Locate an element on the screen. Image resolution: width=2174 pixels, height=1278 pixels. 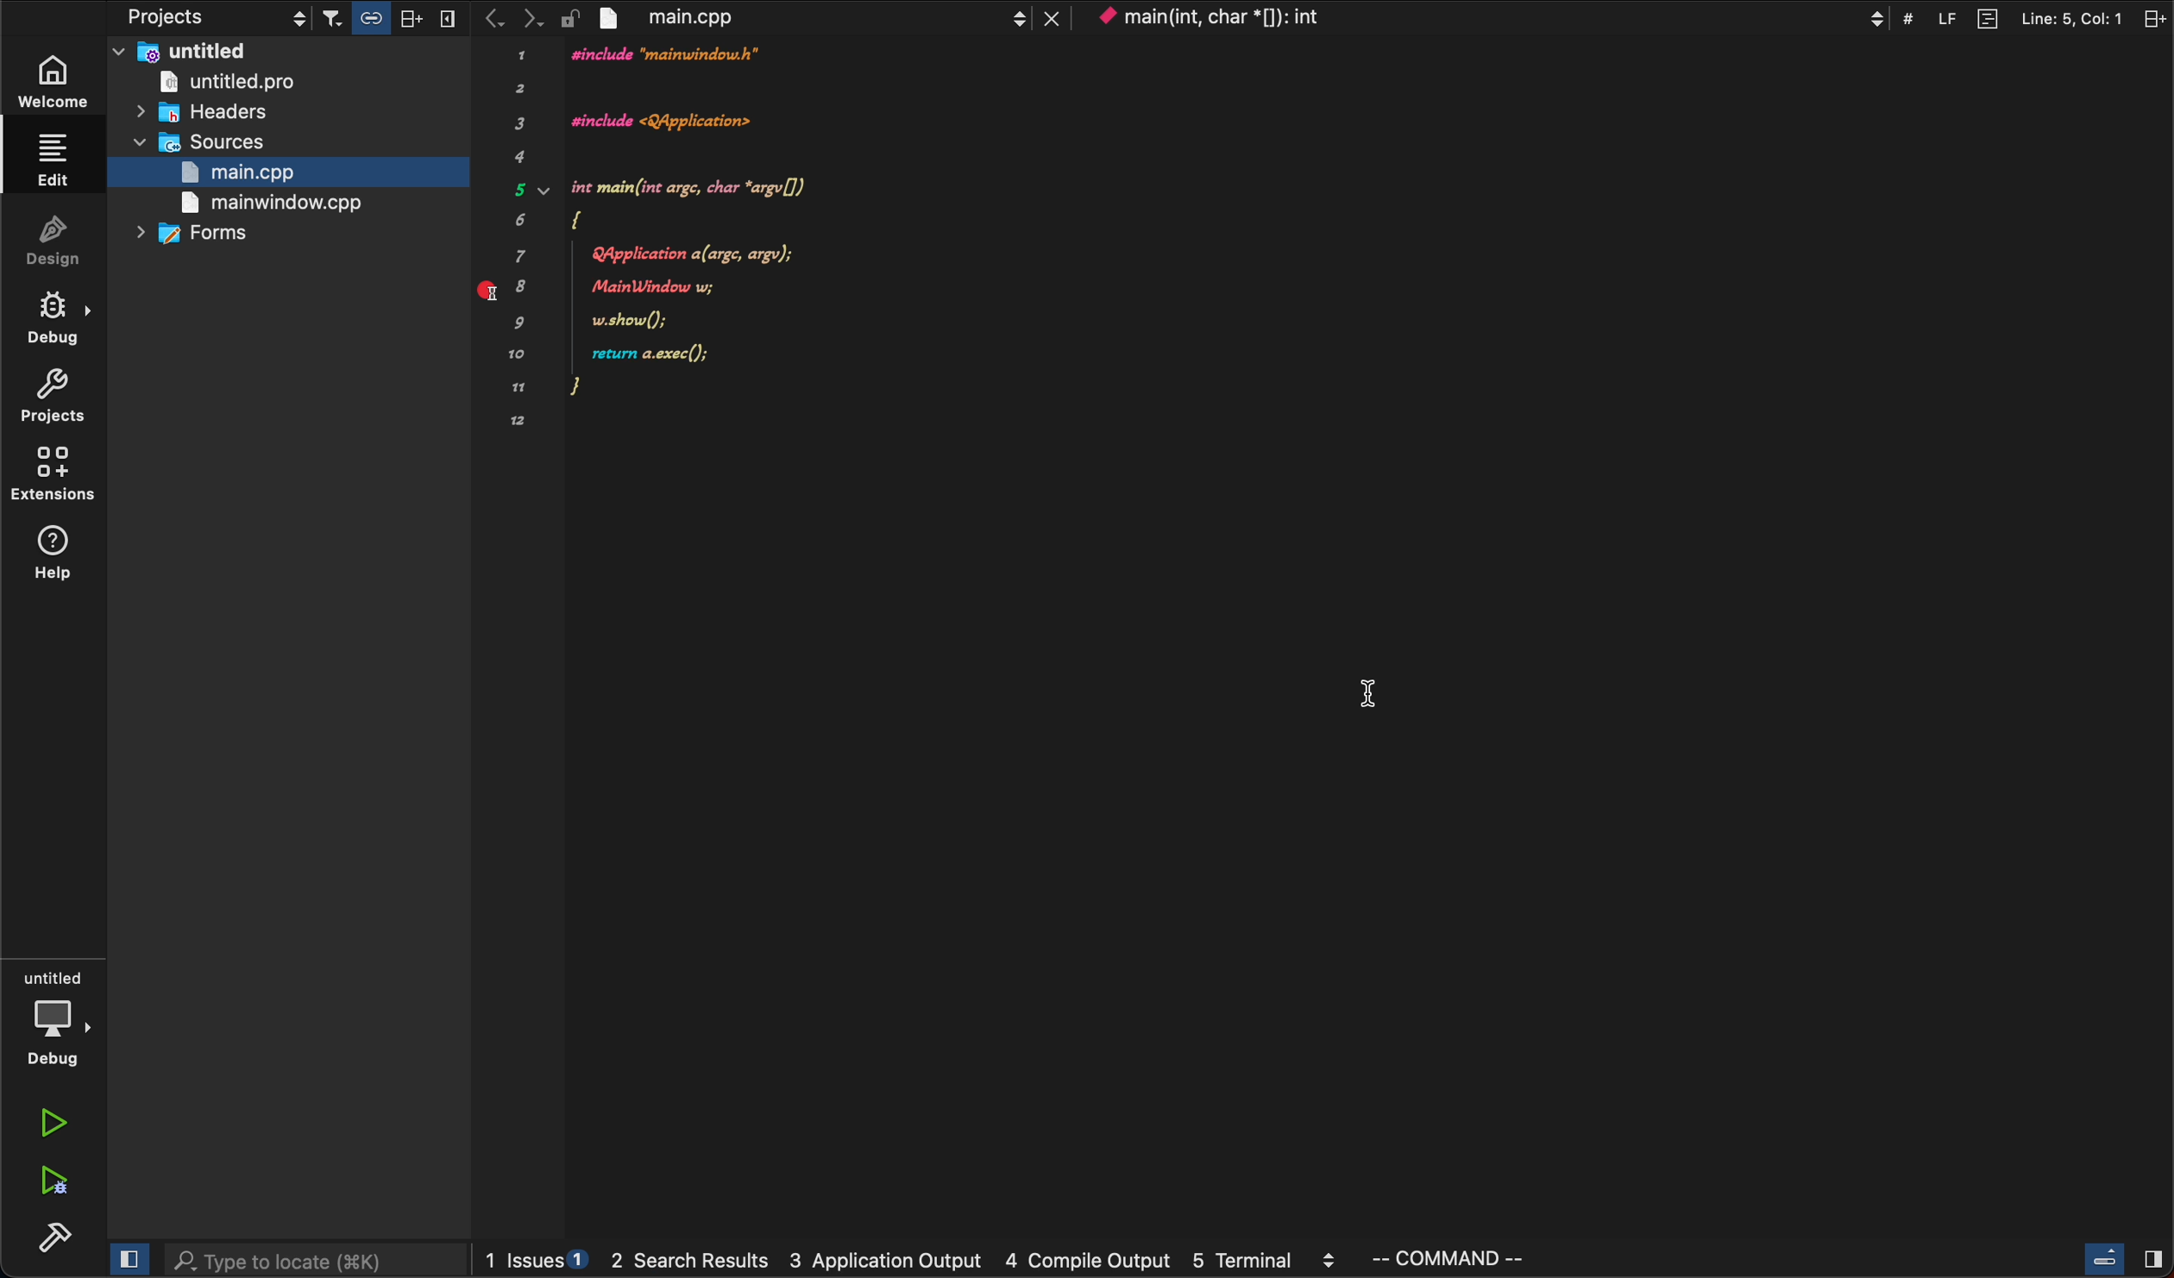
filter is located at coordinates (389, 17).